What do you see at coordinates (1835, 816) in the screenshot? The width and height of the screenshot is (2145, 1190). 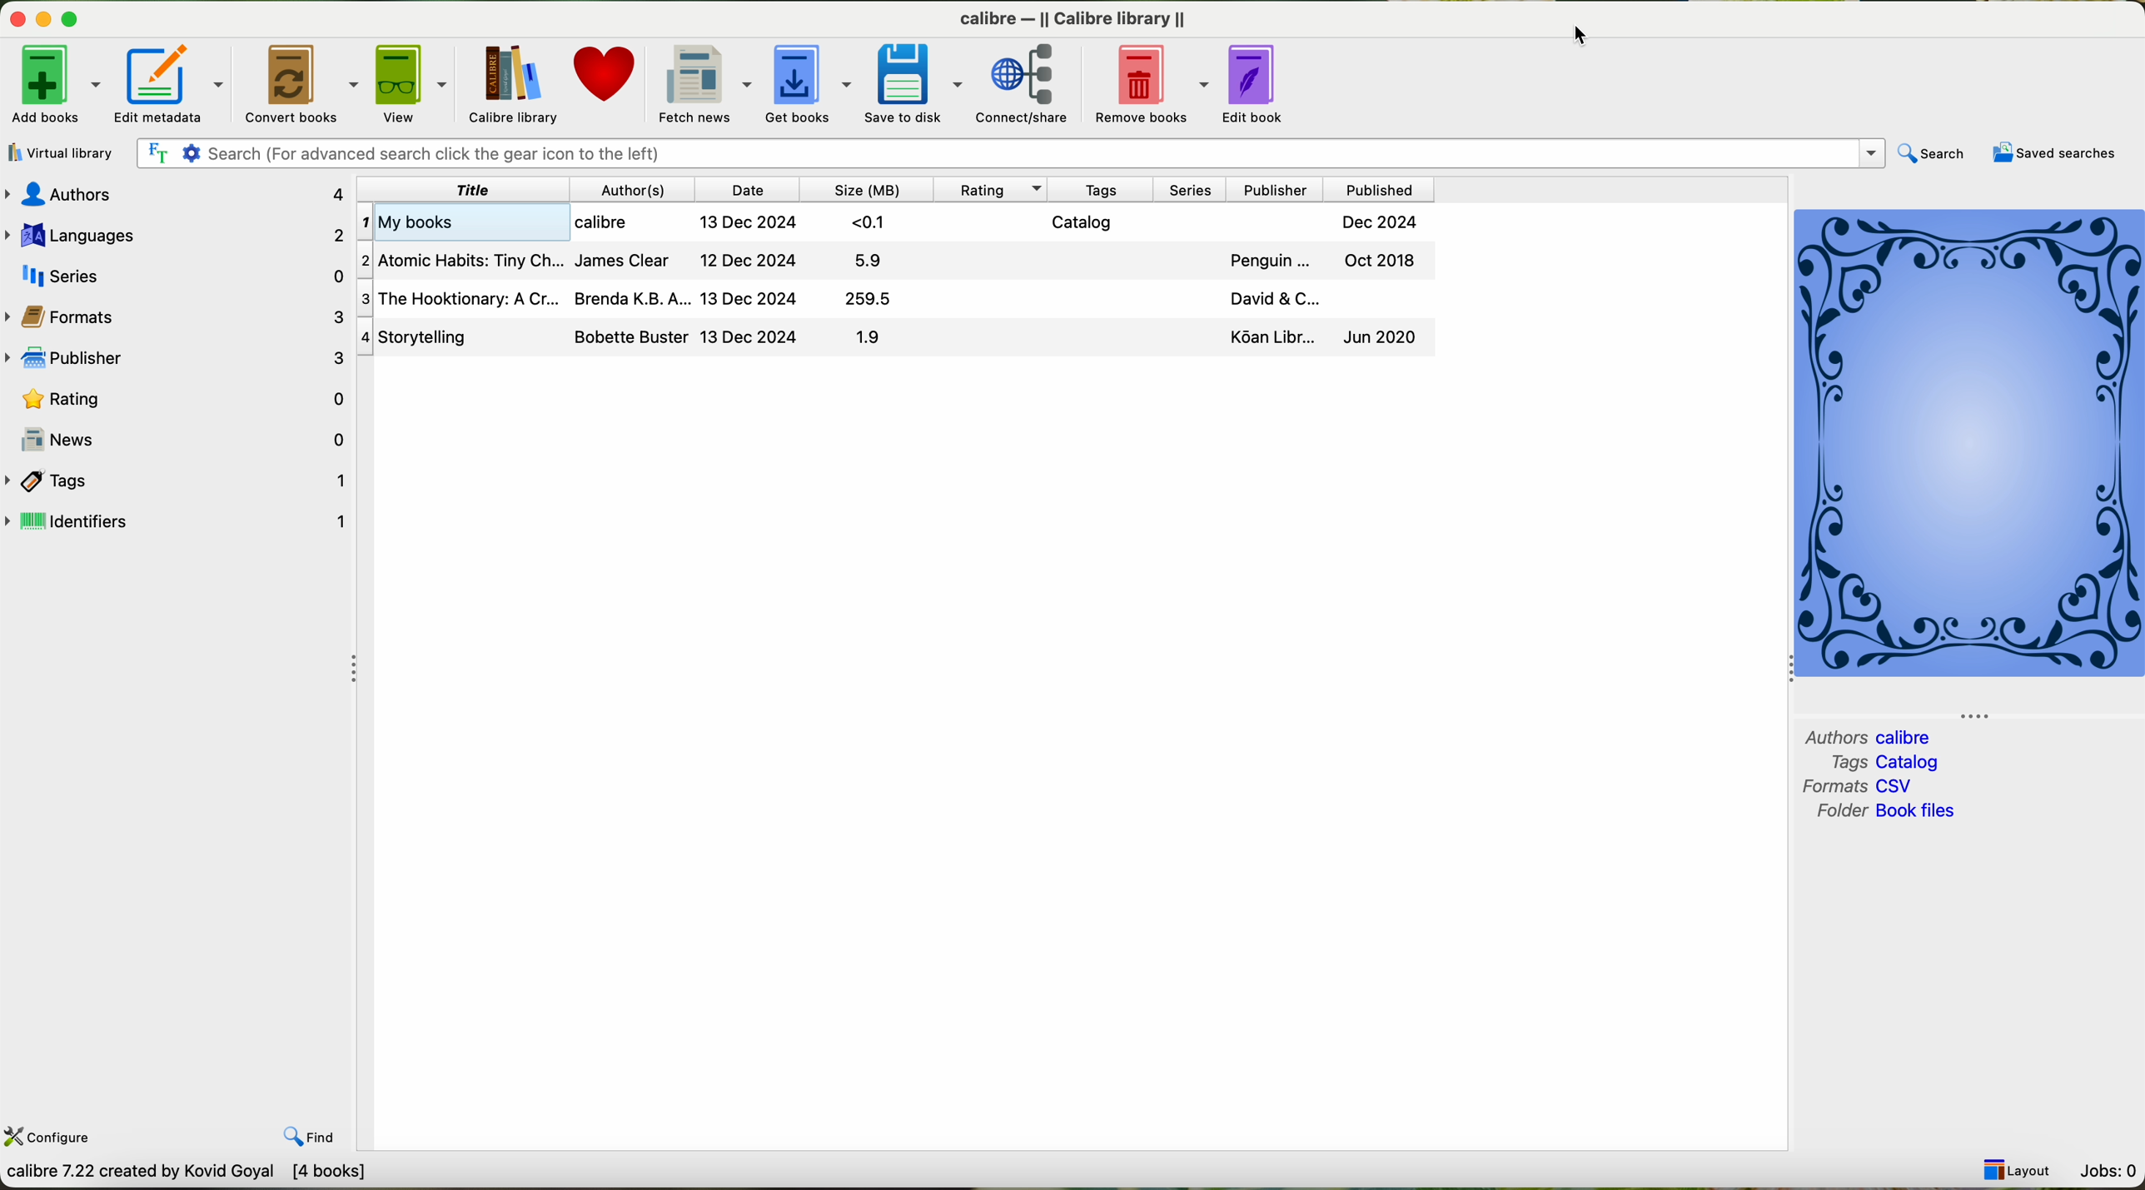 I see `folder book files` at bounding box center [1835, 816].